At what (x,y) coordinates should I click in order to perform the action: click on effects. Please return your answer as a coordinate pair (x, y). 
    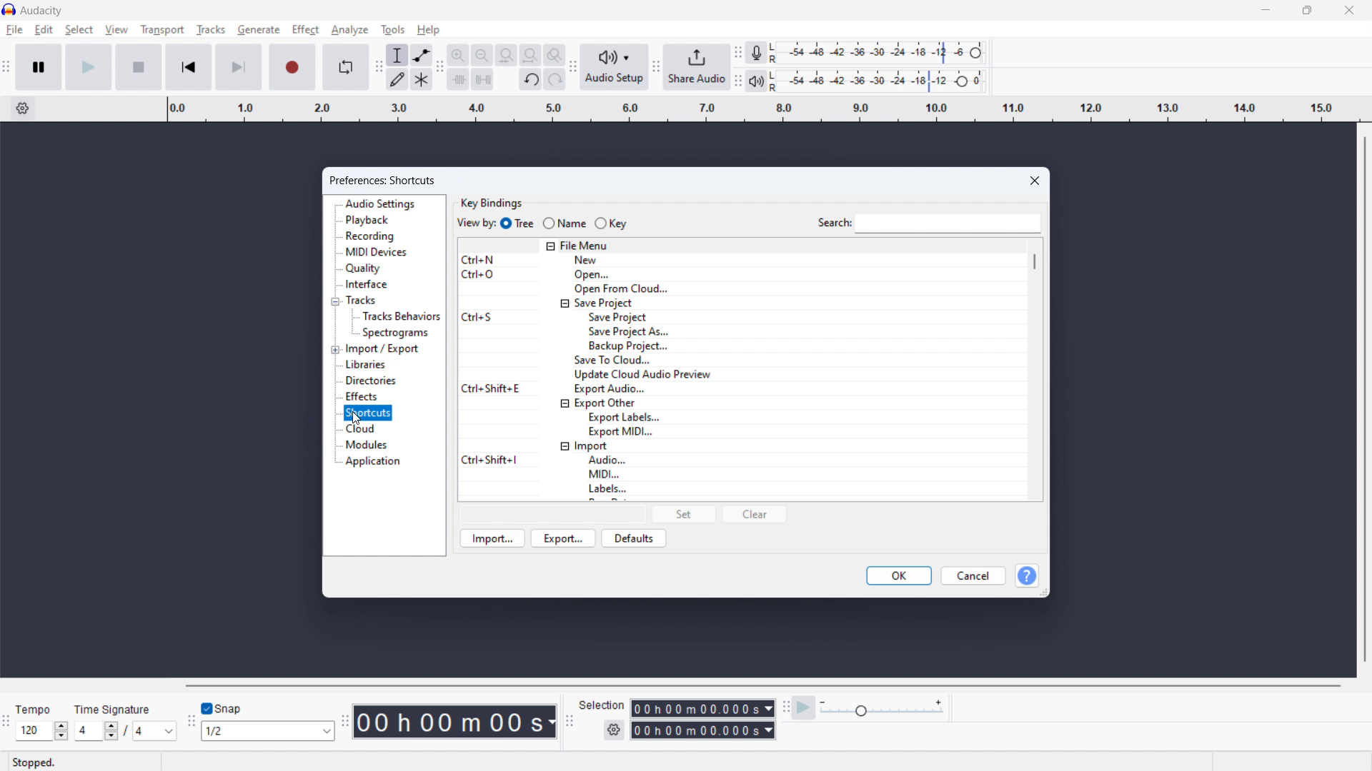
    Looking at the image, I should click on (364, 397).